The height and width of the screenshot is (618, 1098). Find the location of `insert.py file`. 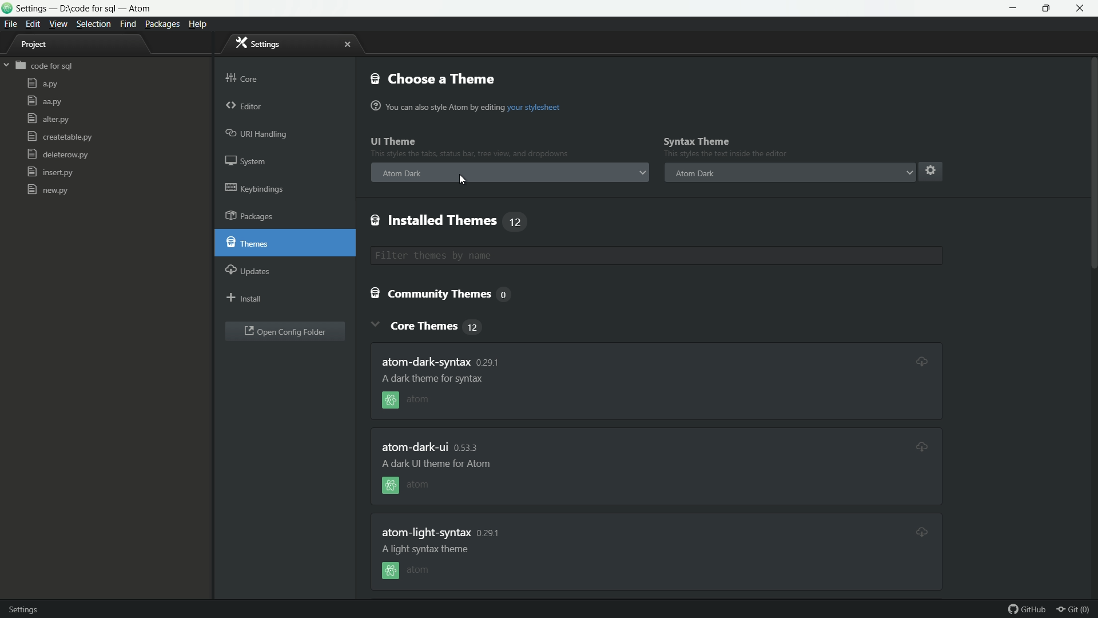

insert.py file is located at coordinates (50, 172).